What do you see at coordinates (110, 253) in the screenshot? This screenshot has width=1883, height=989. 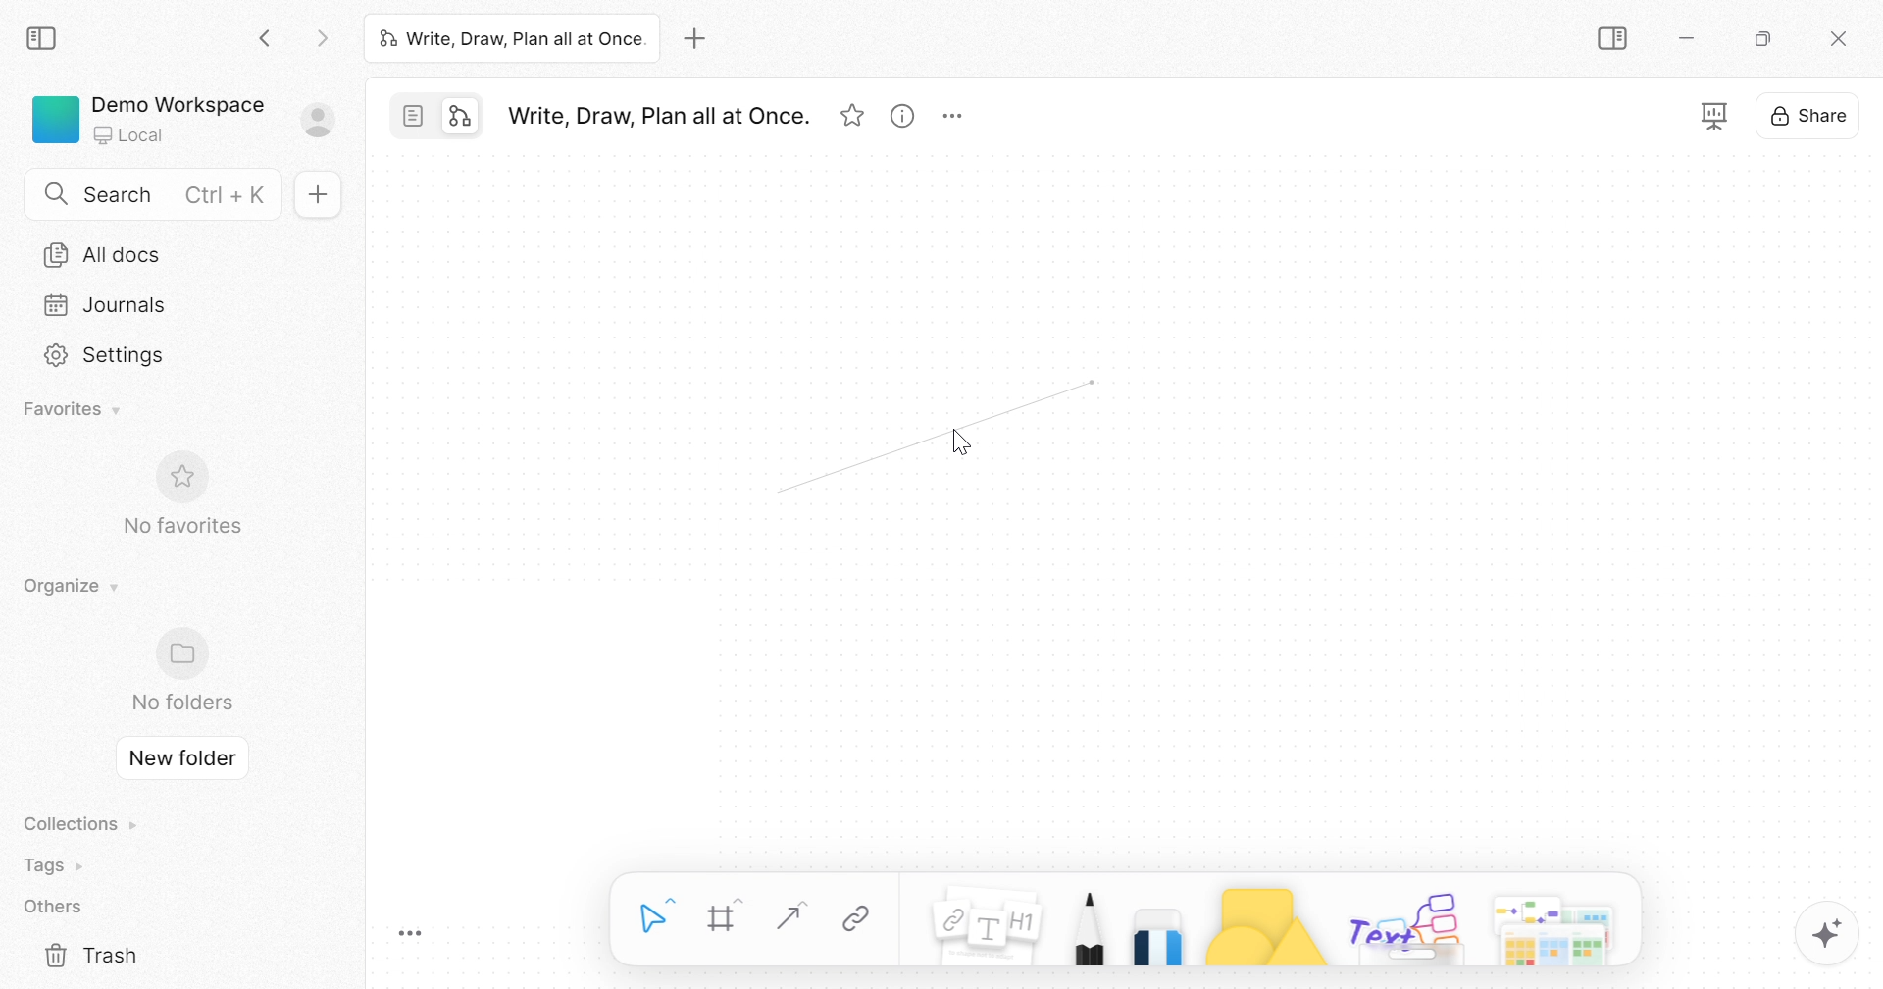 I see `All docs` at bounding box center [110, 253].